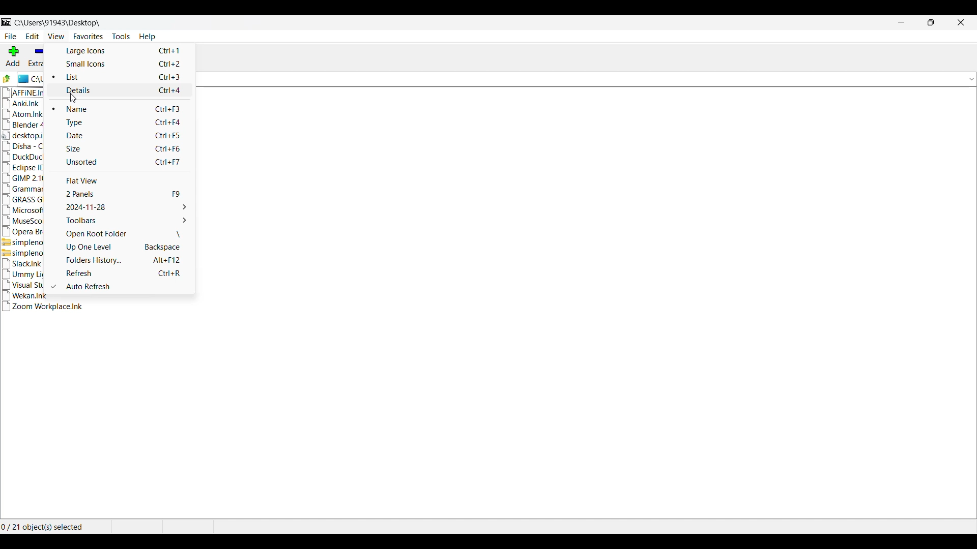 This screenshot has height=549, width=977. What do you see at coordinates (128, 260) in the screenshot?
I see `Folders history` at bounding box center [128, 260].